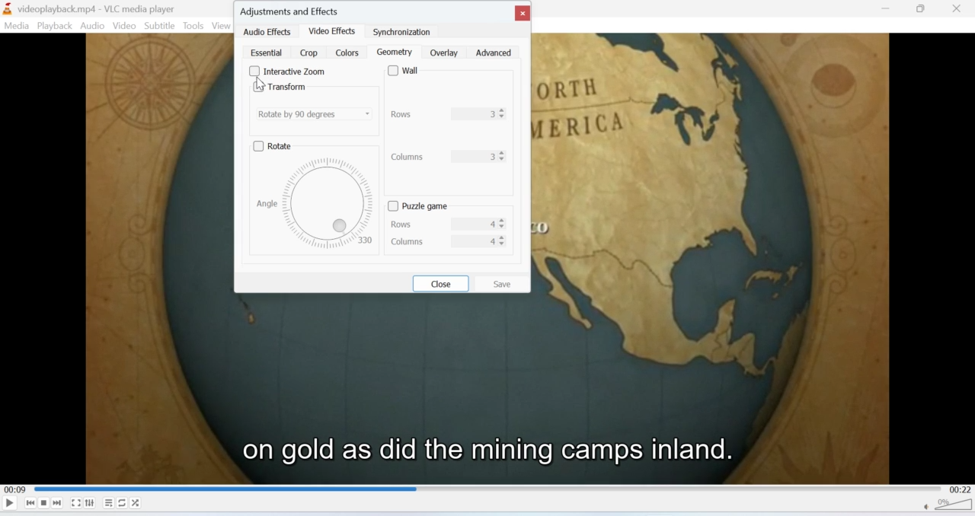 This screenshot has height=516, width=975. Describe the element at coordinates (503, 284) in the screenshot. I see `save` at that location.